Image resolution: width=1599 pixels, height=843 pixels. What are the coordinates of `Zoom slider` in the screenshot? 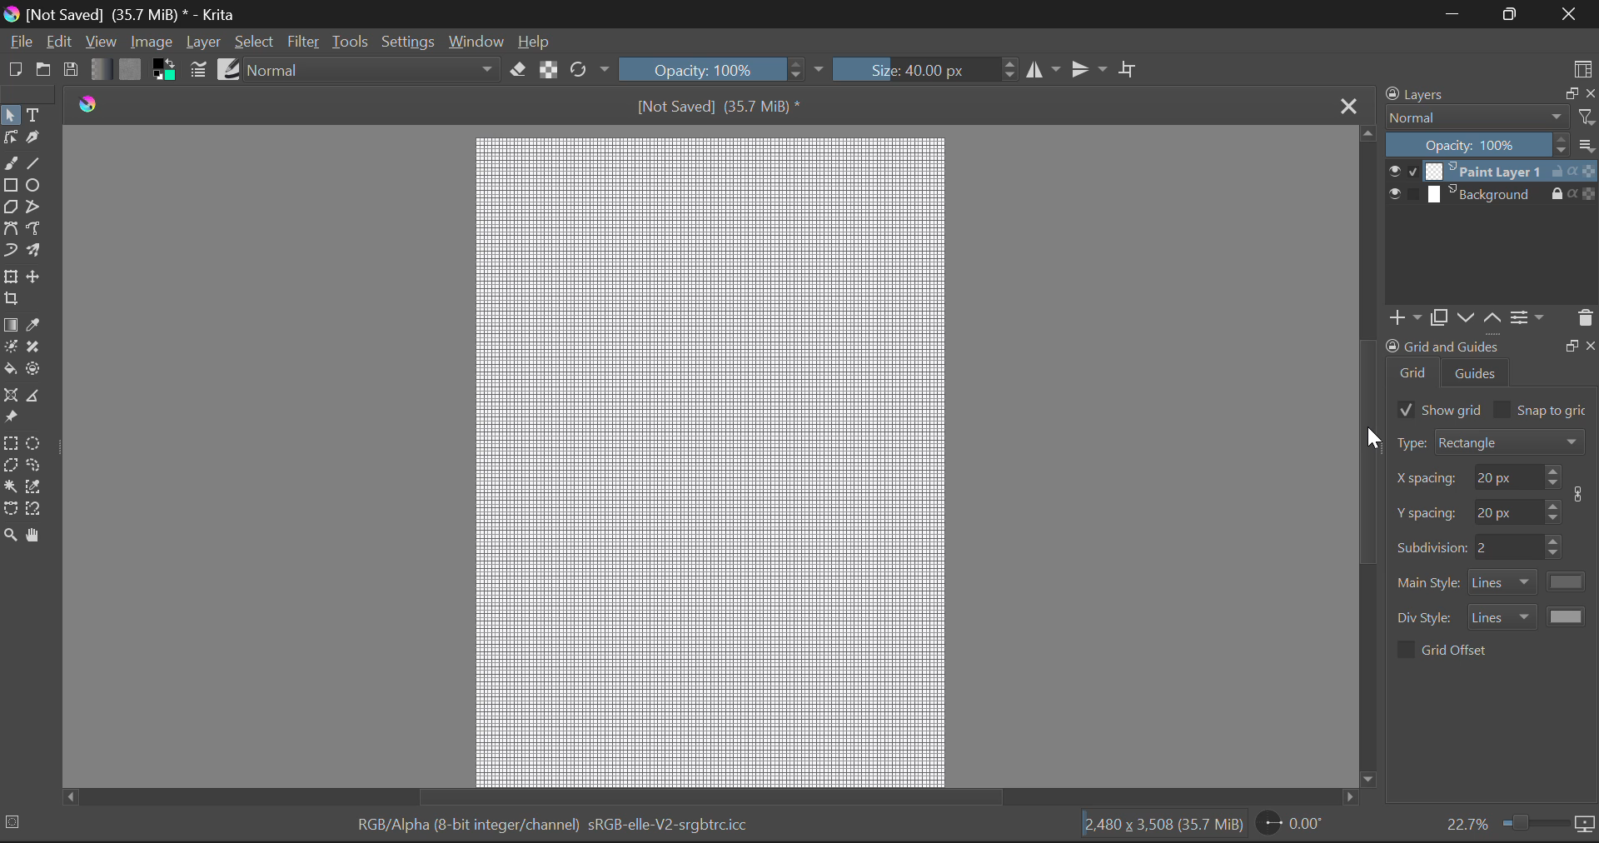 It's located at (1532, 822).